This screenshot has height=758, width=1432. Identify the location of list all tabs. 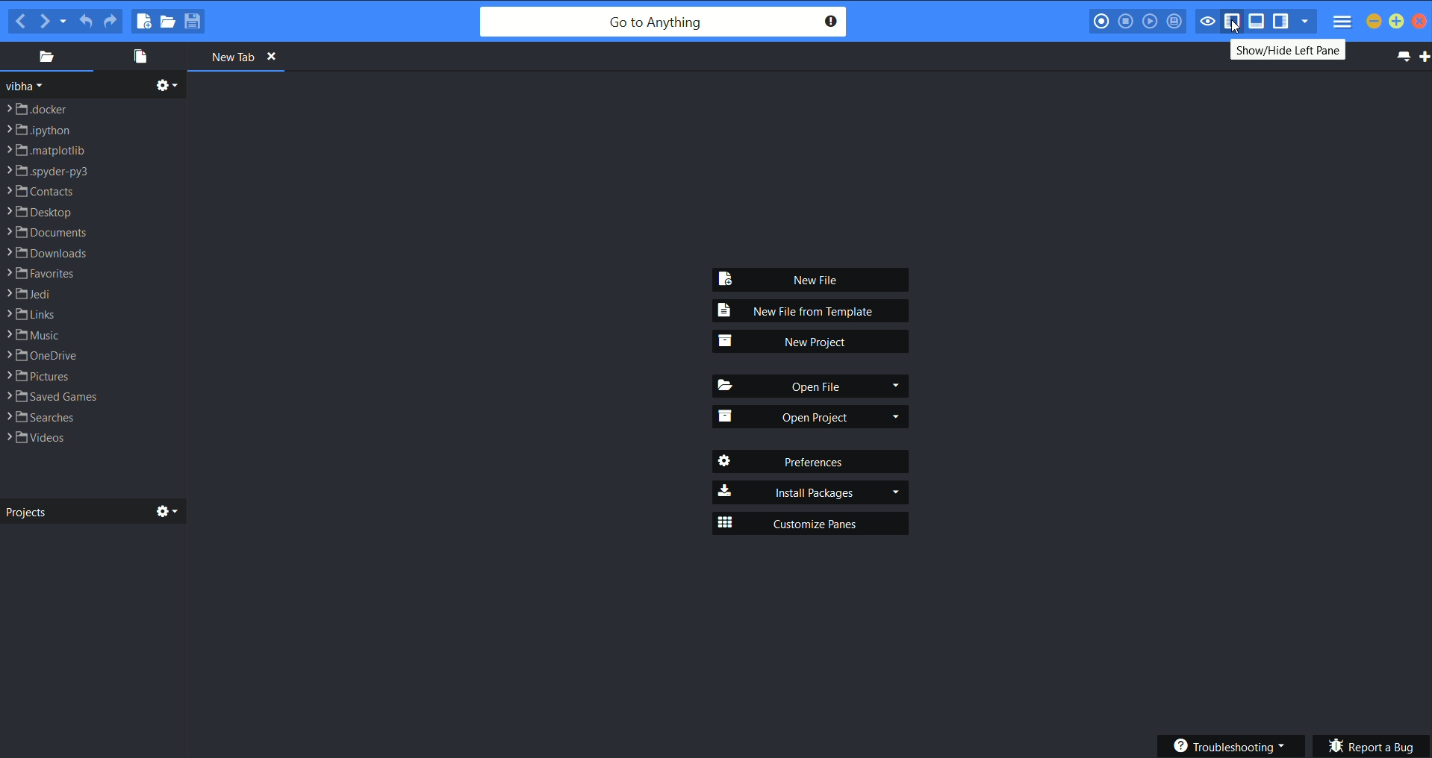
(1404, 58).